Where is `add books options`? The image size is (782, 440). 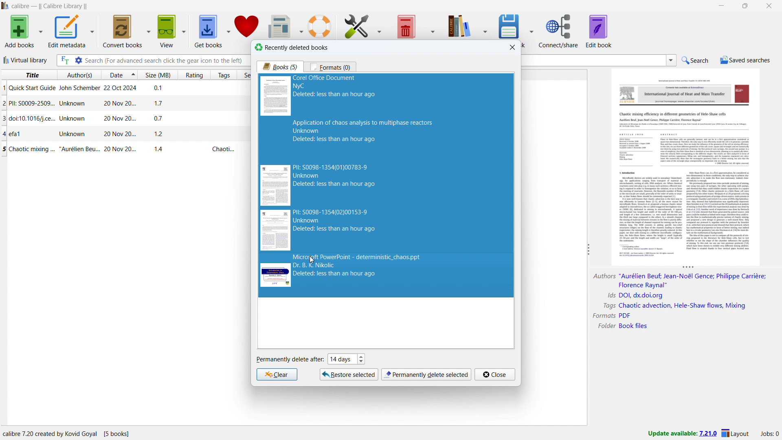
add books options is located at coordinates (40, 31).